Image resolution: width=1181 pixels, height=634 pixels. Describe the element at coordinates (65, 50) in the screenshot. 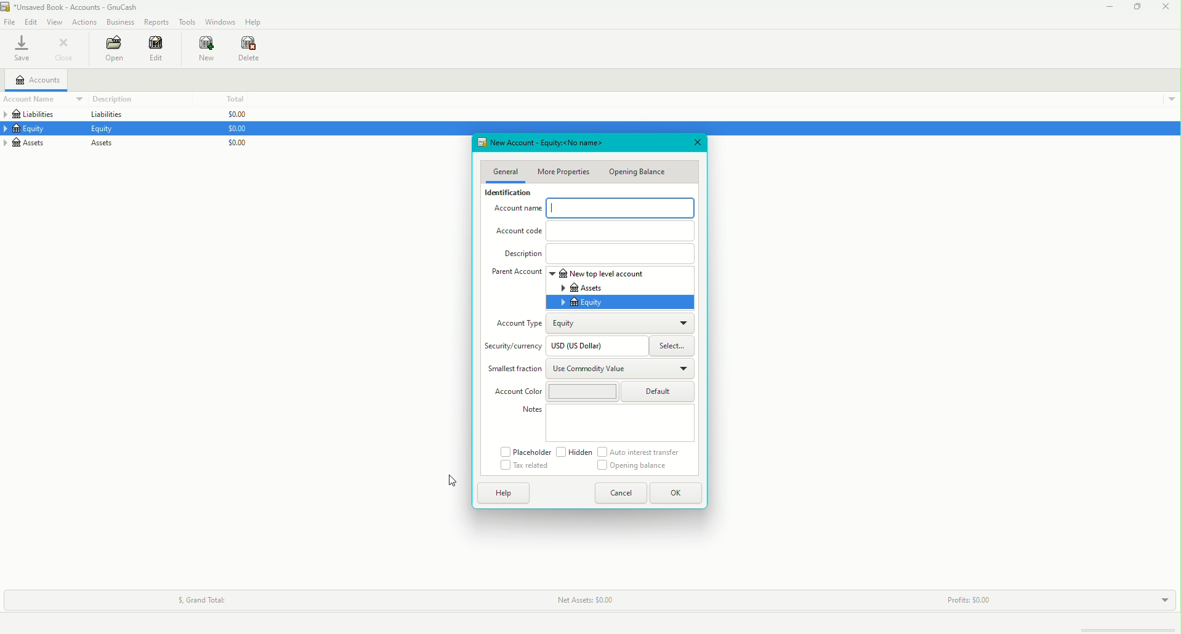

I see `Close` at that location.